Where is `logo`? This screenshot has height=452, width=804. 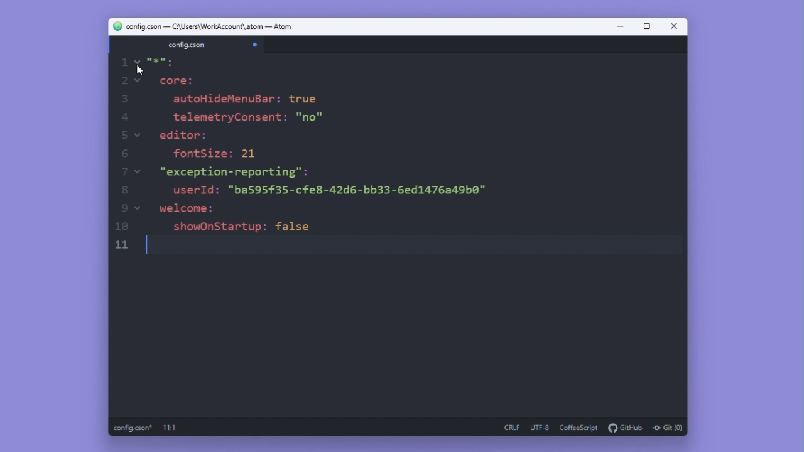
logo is located at coordinates (114, 26).